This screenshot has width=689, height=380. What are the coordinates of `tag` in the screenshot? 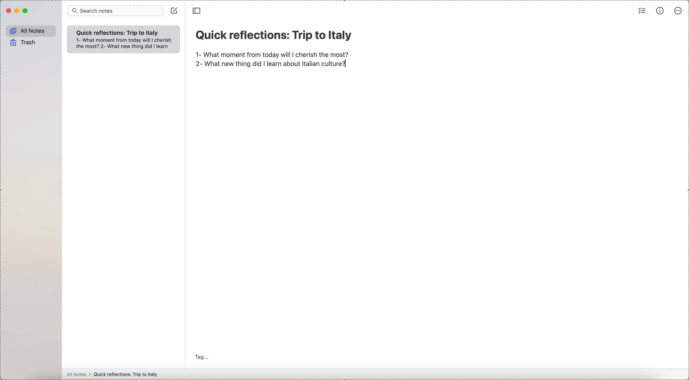 It's located at (202, 357).